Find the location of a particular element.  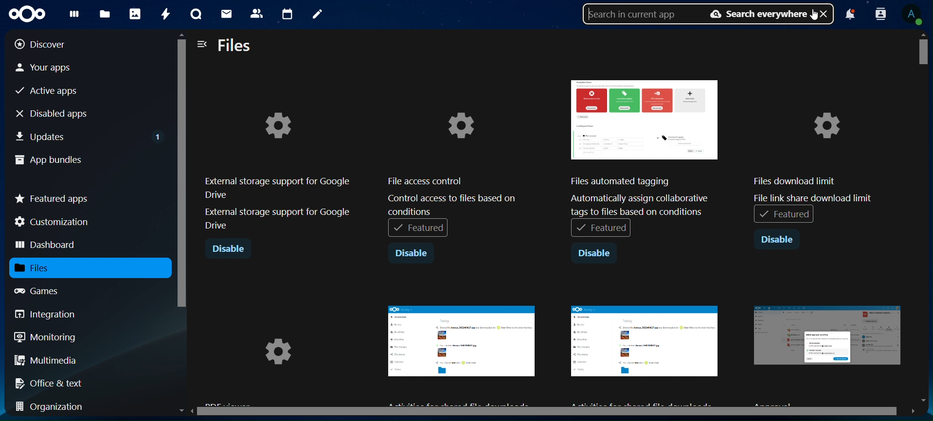

files is located at coordinates (235, 46).